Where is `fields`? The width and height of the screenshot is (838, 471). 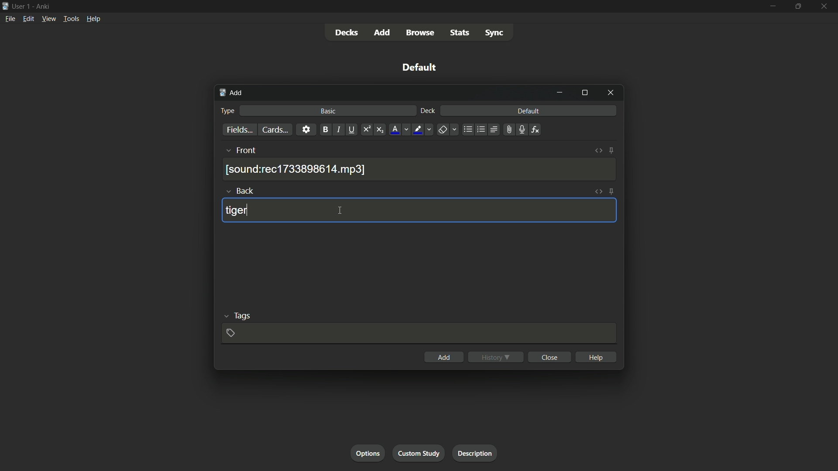
fields is located at coordinates (239, 130).